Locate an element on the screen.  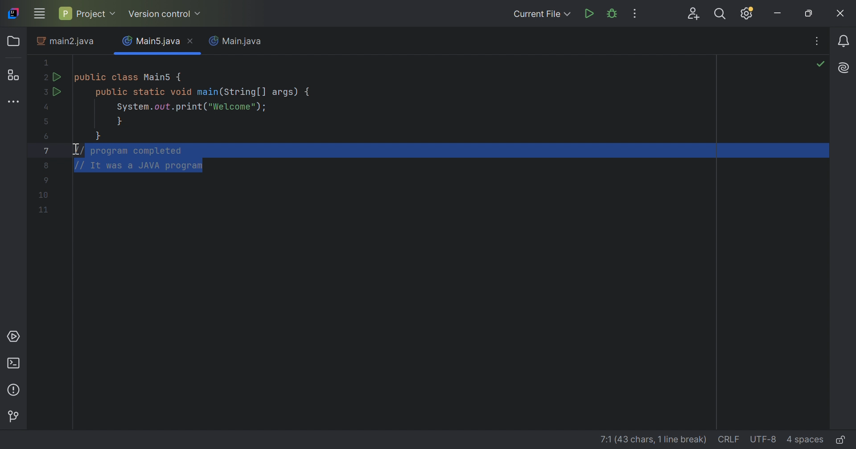
I-beam cursor is located at coordinates (76, 149).